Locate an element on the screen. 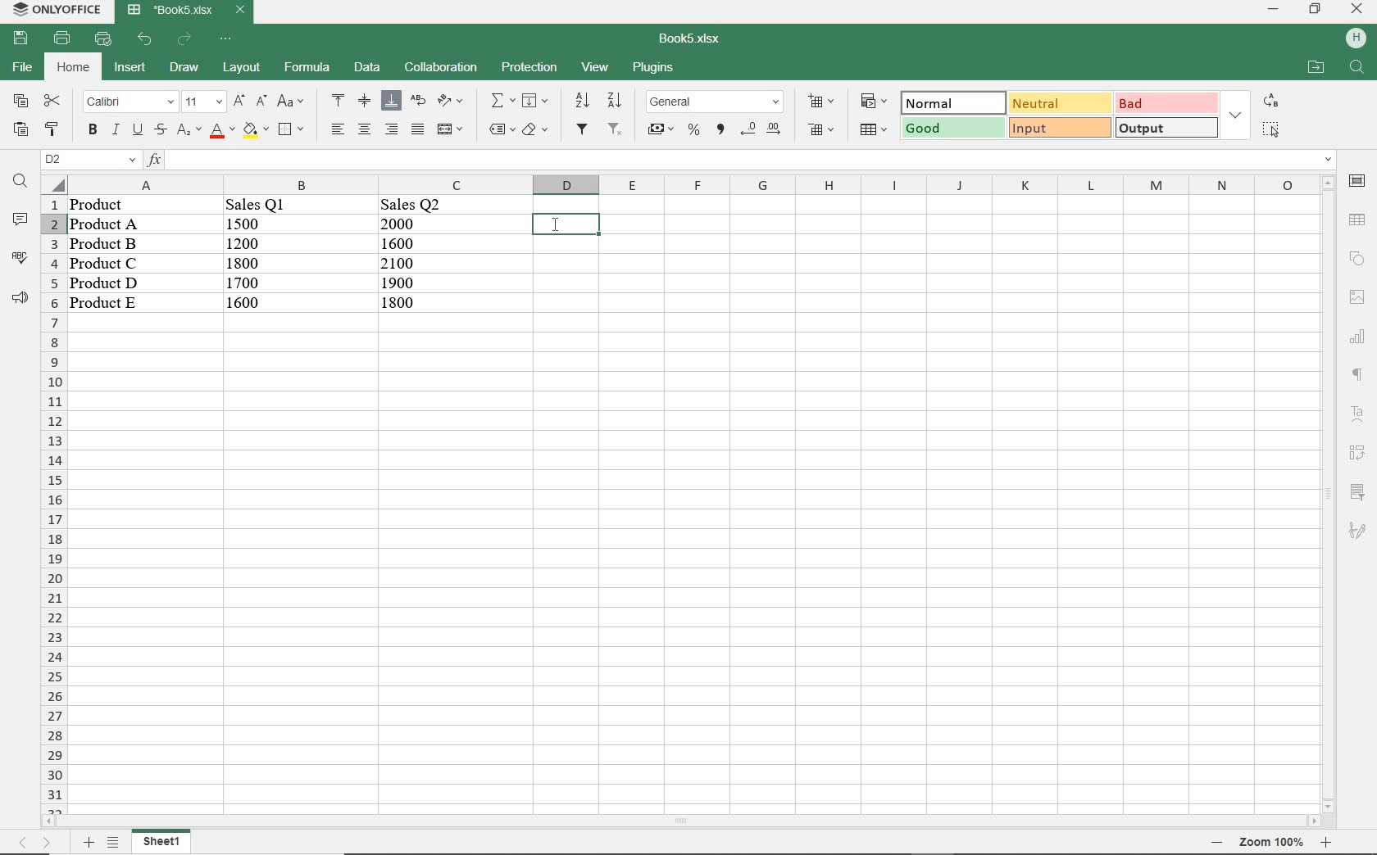  input is located at coordinates (1060, 128).